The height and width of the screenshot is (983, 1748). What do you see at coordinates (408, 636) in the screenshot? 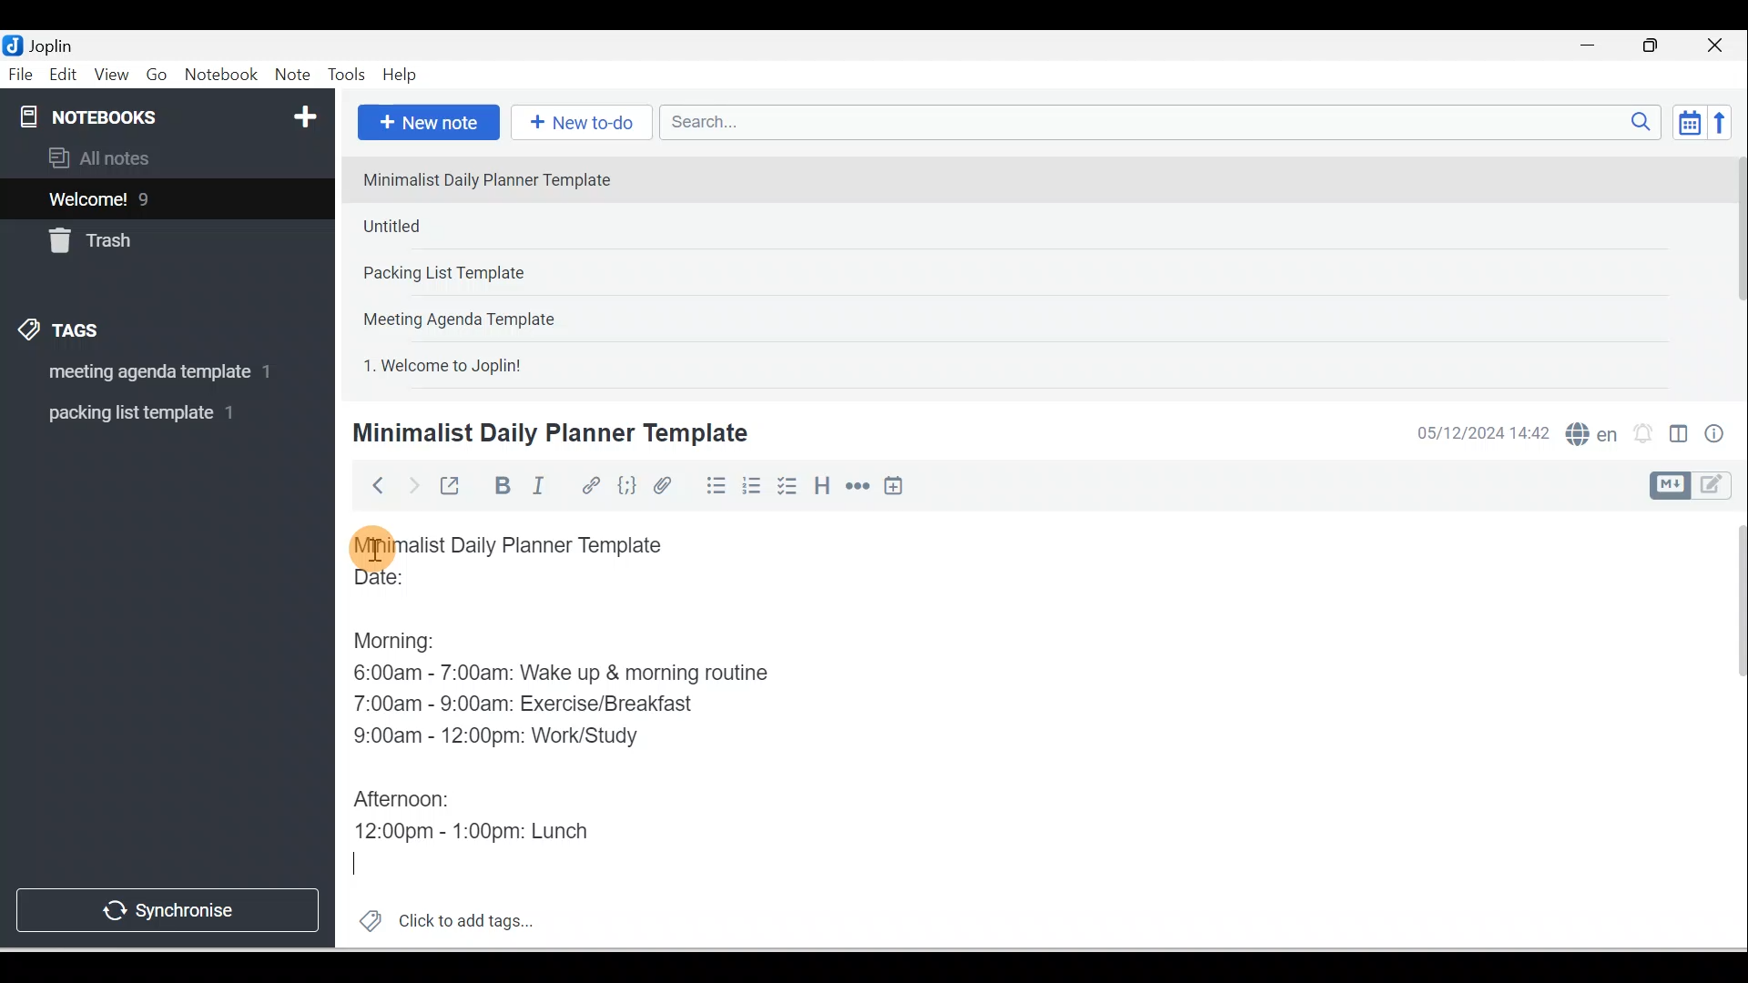
I see `Morning:` at bounding box center [408, 636].